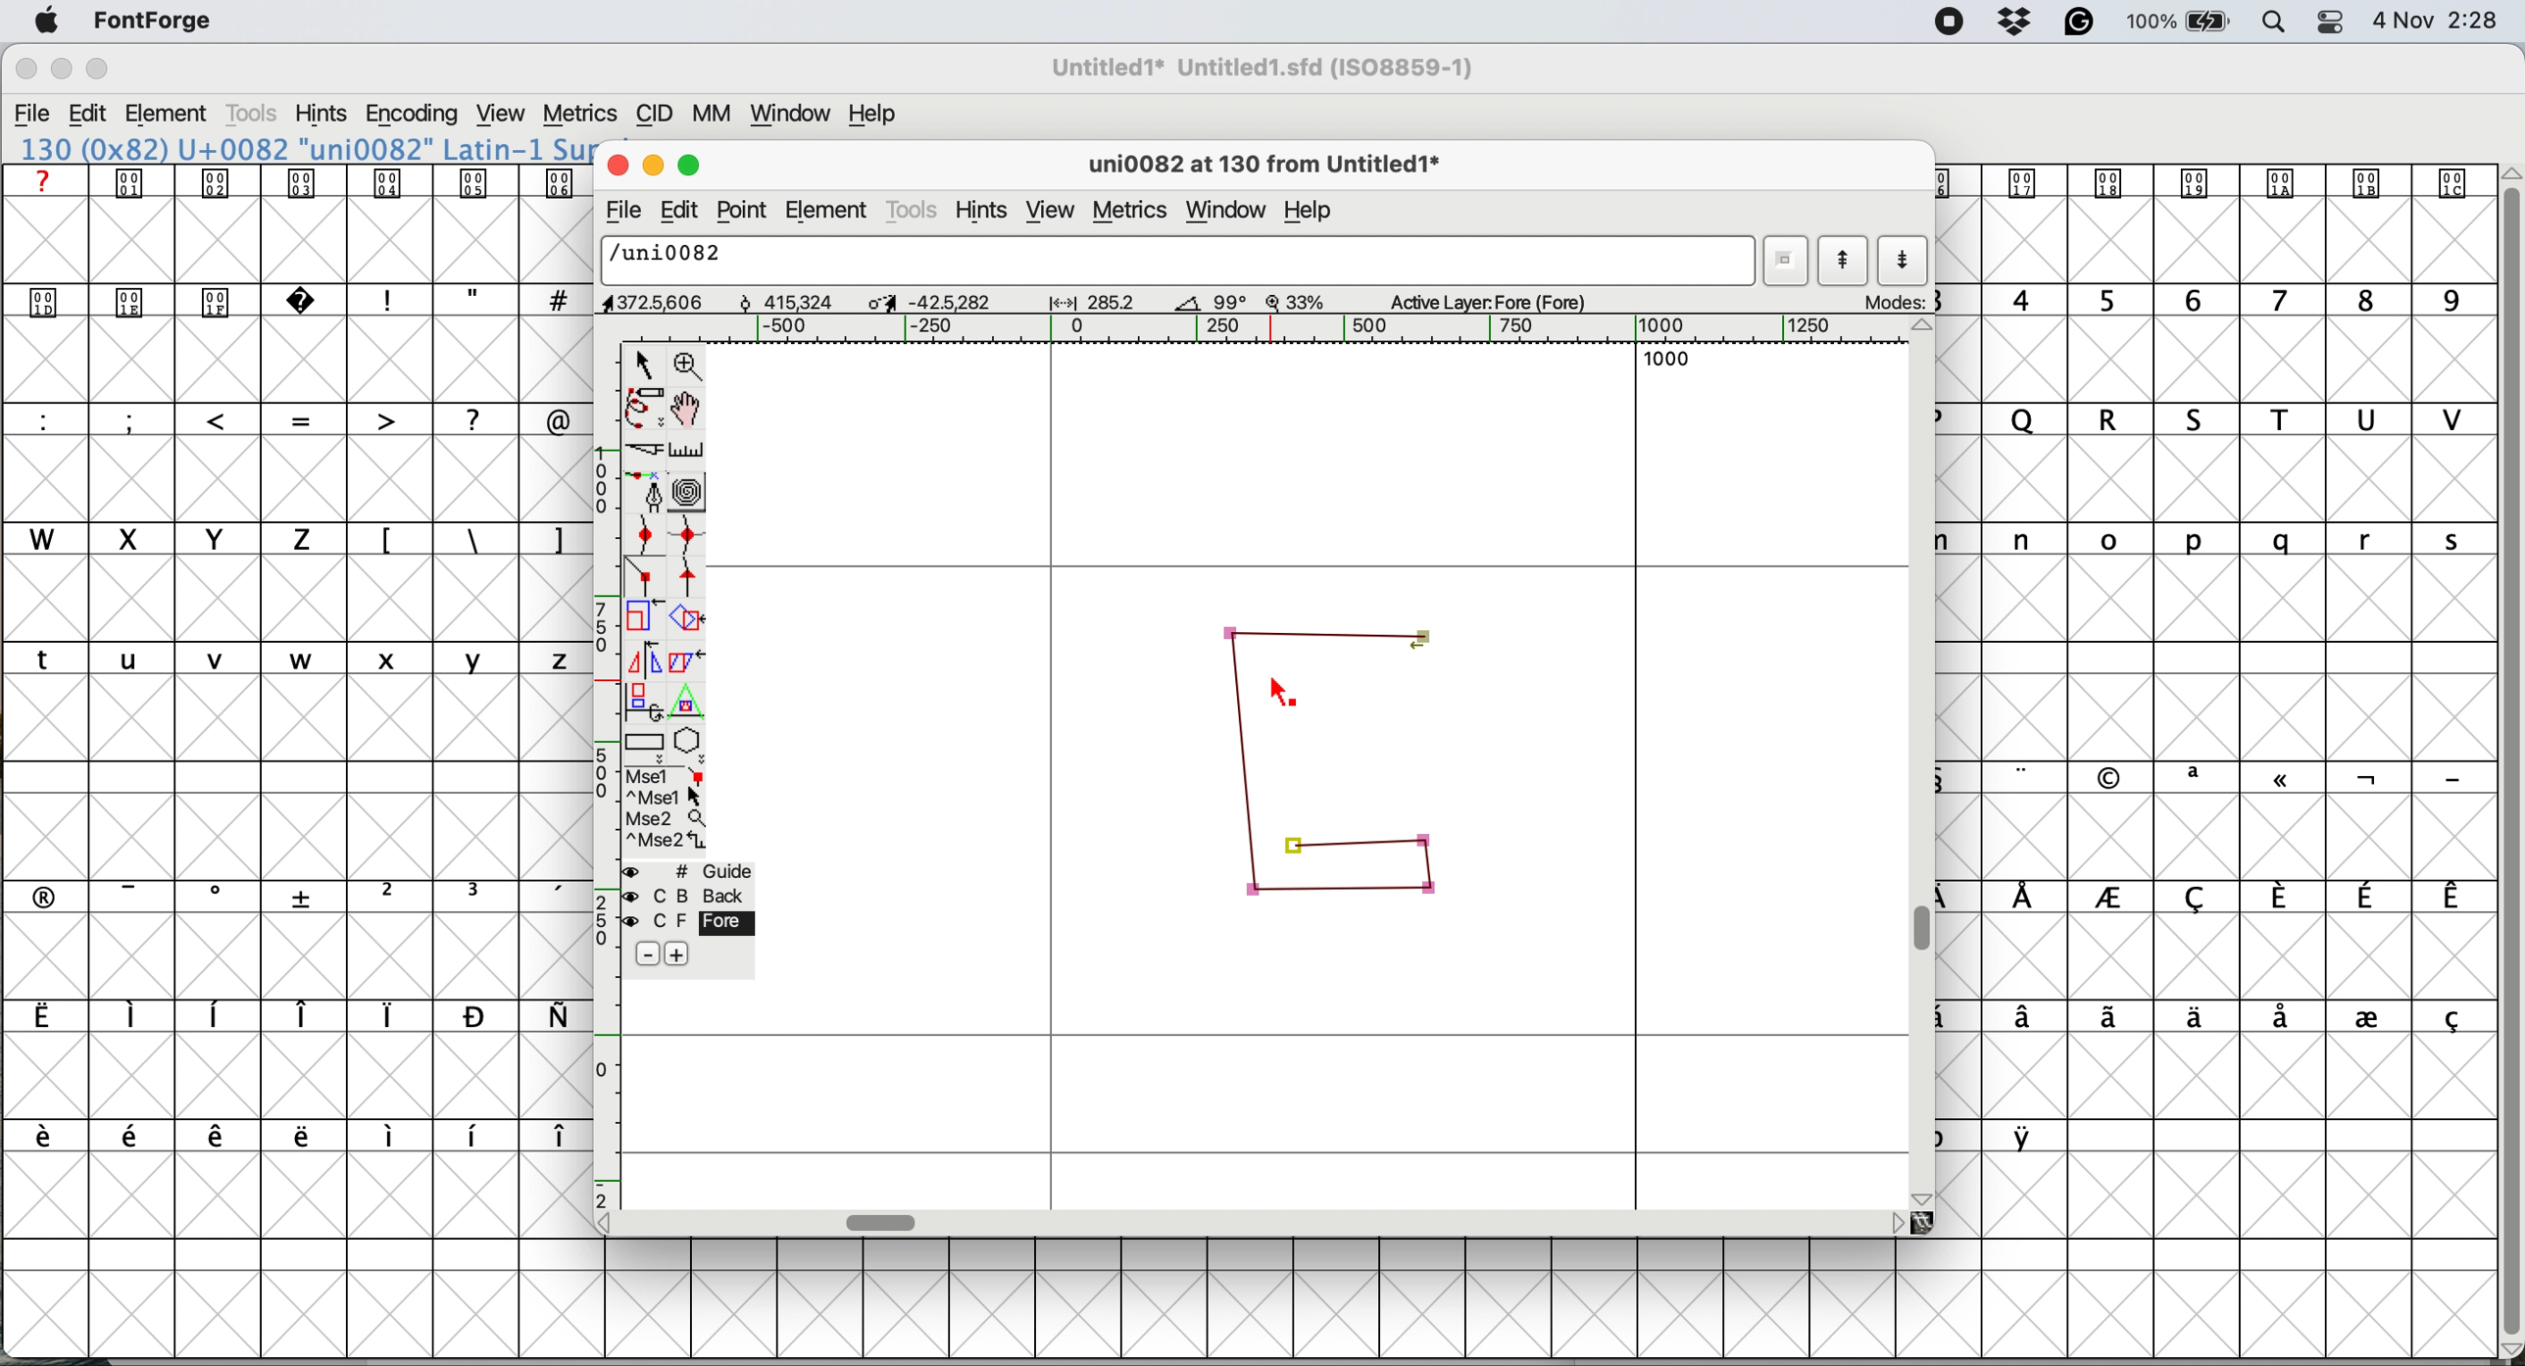 The height and width of the screenshot is (1366, 2525). Describe the element at coordinates (1285, 696) in the screenshot. I see `cursor` at that location.